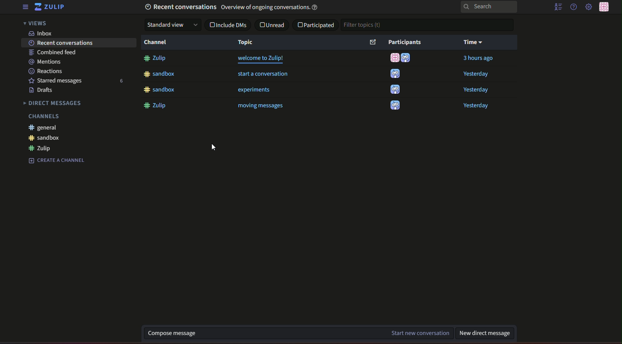 This screenshot has width=622, height=344. What do you see at coordinates (157, 106) in the screenshot?
I see `#zulip` at bounding box center [157, 106].